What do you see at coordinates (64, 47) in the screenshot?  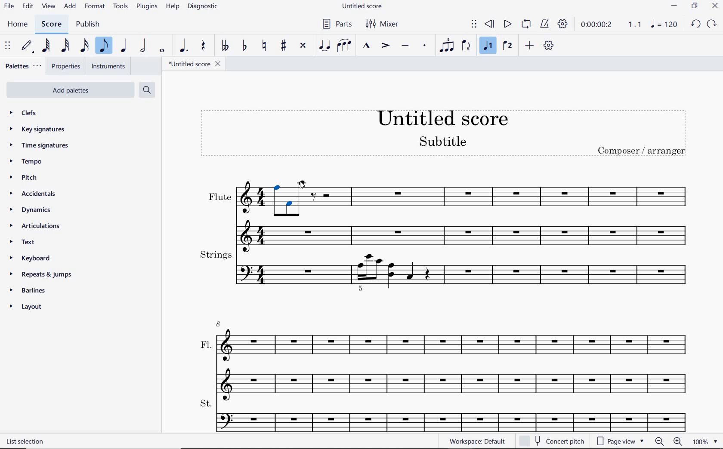 I see `32ND NOTE` at bounding box center [64, 47].